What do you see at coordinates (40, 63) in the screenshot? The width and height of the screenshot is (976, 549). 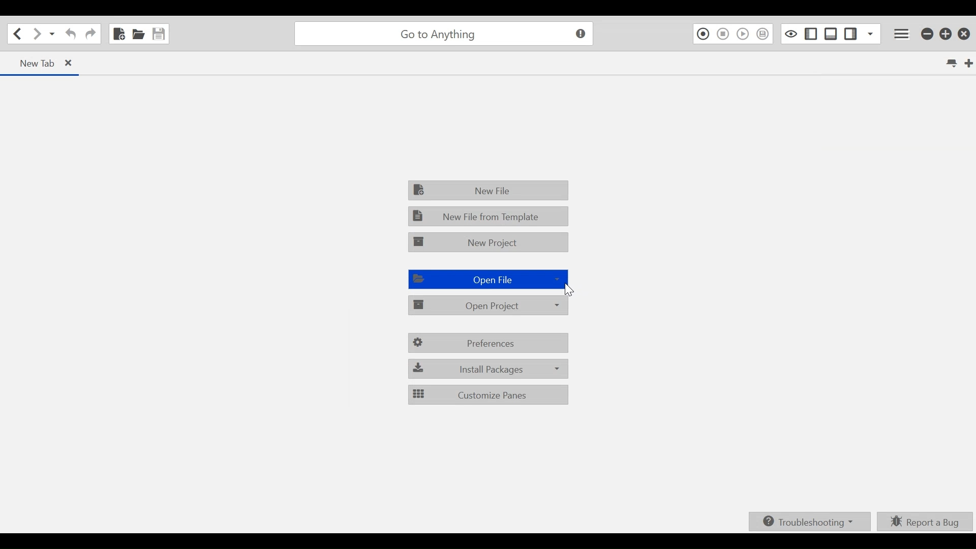 I see `Current Tab` at bounding box center [40, 63].